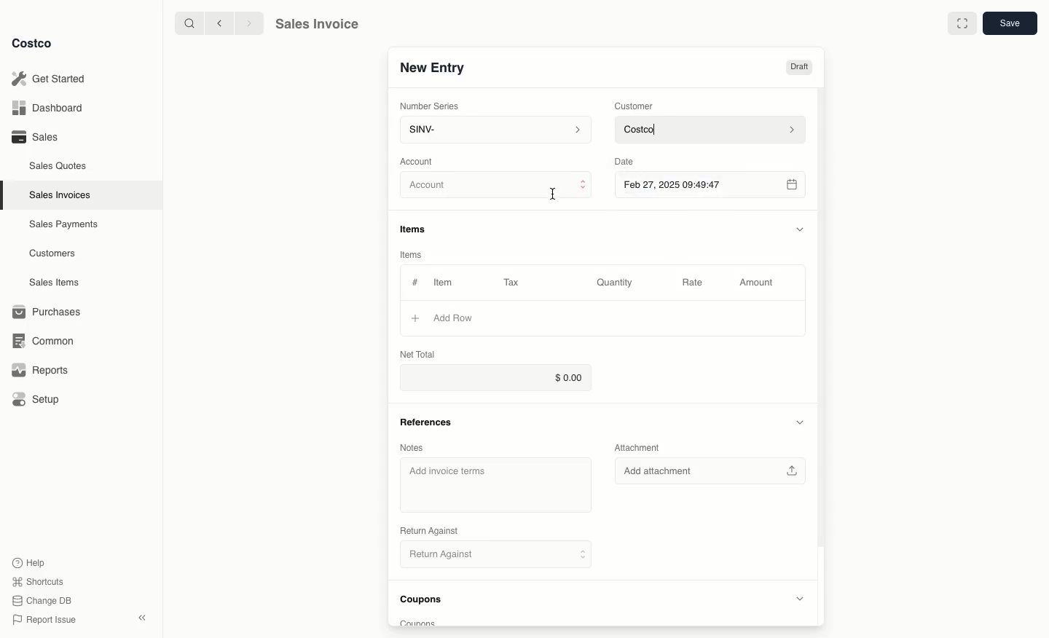 The width and height of the screenshot is (1049, 638). What do you see at coordinates (642, 448) in the screenshot?
I see `Attachment` at bounding box center [642, 448].